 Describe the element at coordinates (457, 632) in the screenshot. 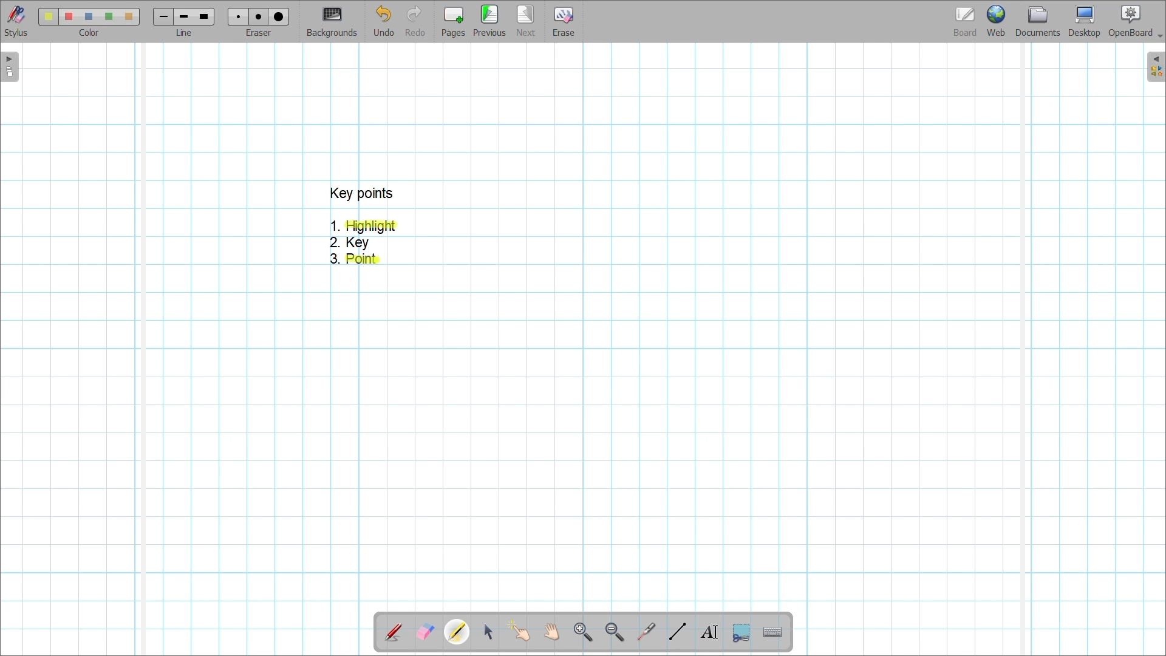

I see `Highlighter` at that location.